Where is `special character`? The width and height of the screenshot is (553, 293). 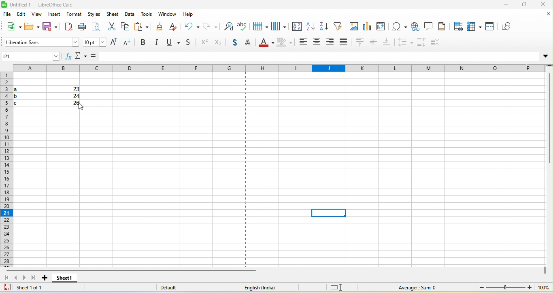 special character is located at coordinates (398, 27).